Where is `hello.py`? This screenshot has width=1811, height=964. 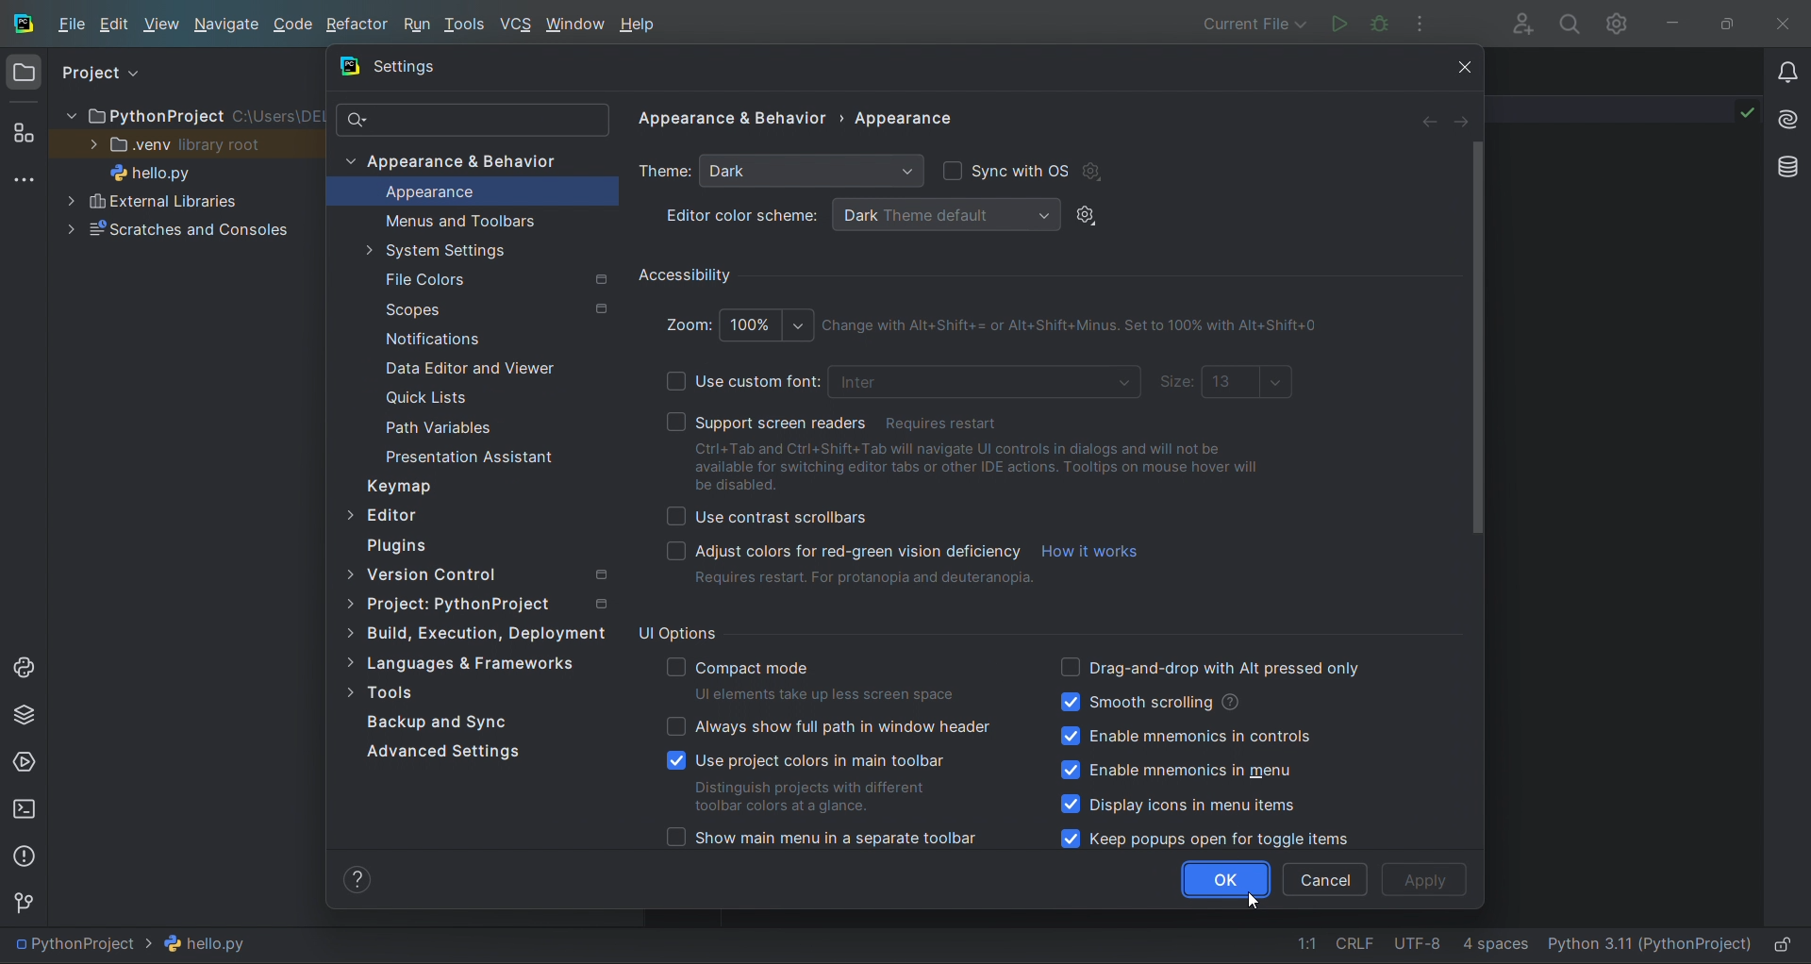 hello.py is located at coordinates (186, 170).